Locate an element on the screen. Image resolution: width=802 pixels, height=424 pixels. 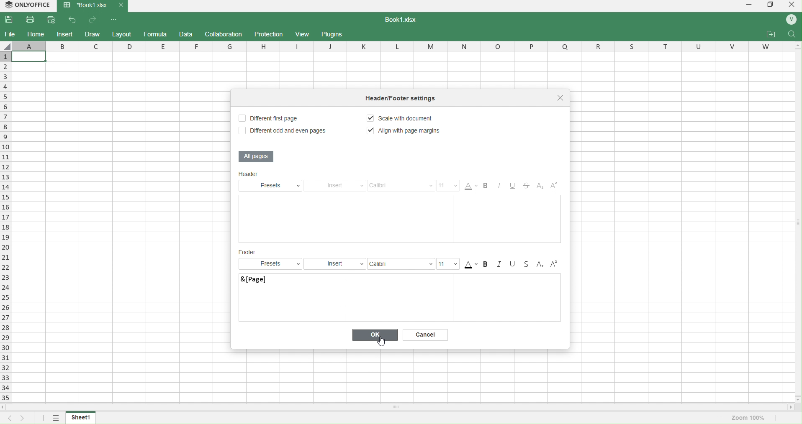
close current tab is located at coordinates (120, 5).